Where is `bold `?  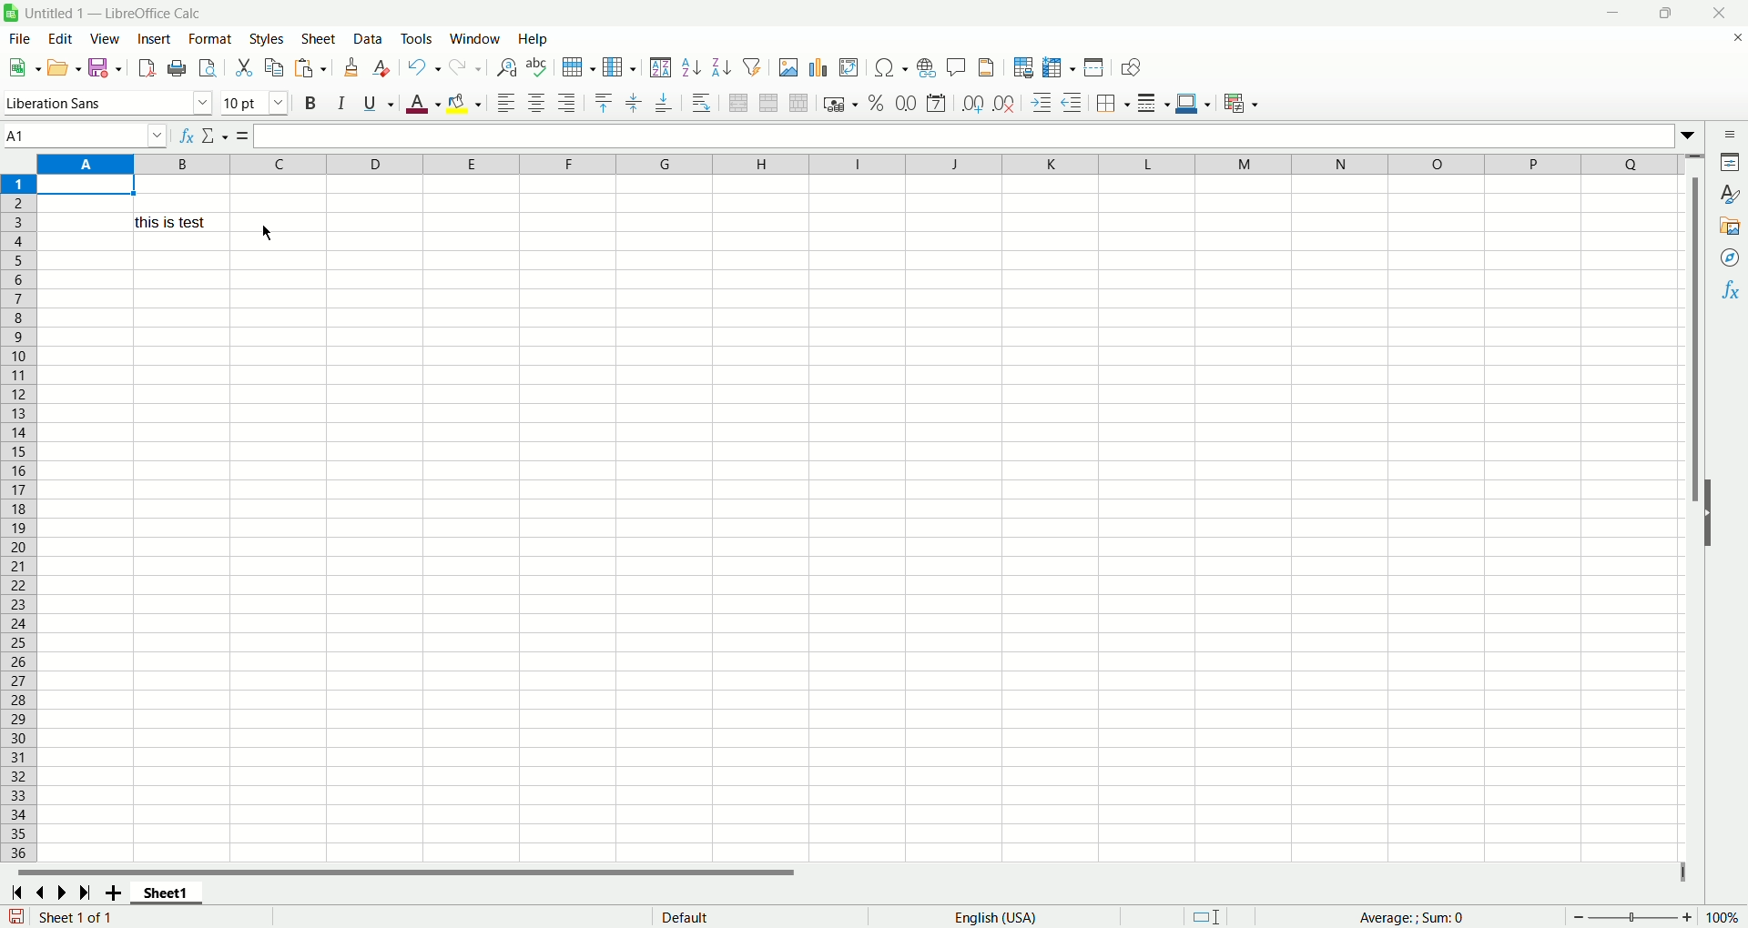 bold  is located at coordinates (313, 102).